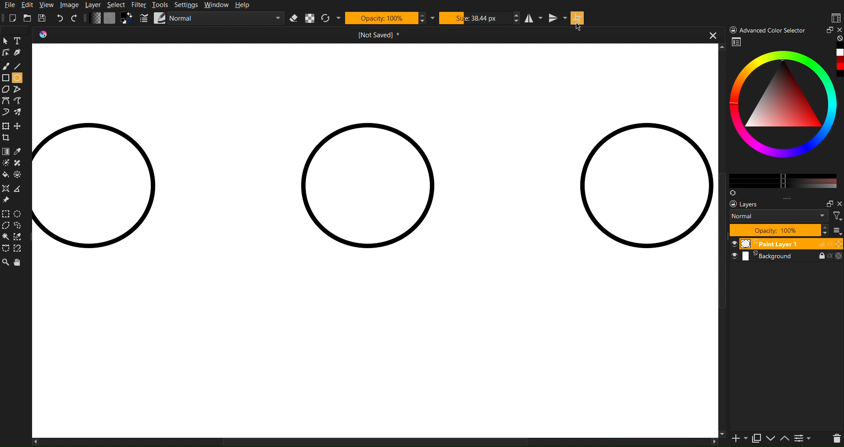 Image resolution: width=844 pixels, height=447 pixels. I want to click on Color Tools, so click(6, 151).